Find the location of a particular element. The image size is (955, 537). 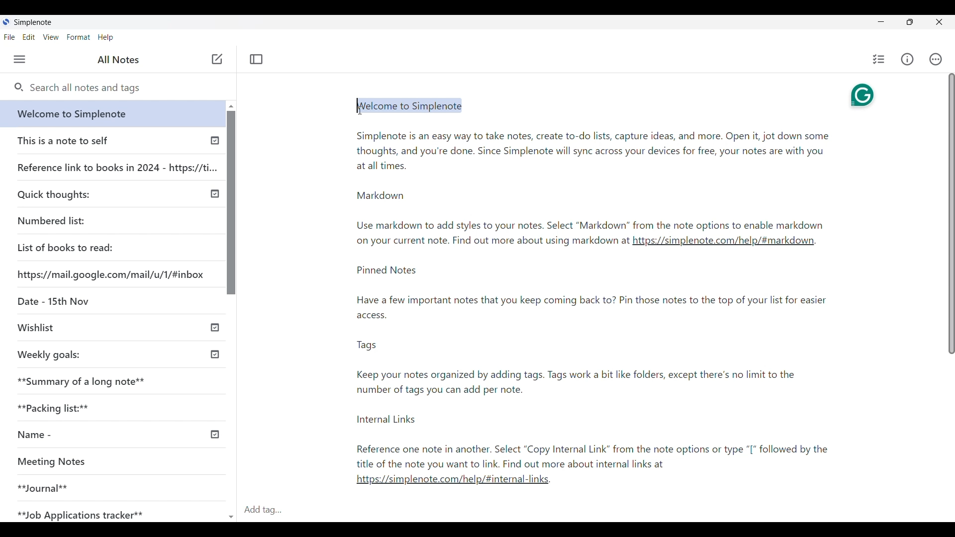

Search notes and tags is located at coordinates (124, 89).